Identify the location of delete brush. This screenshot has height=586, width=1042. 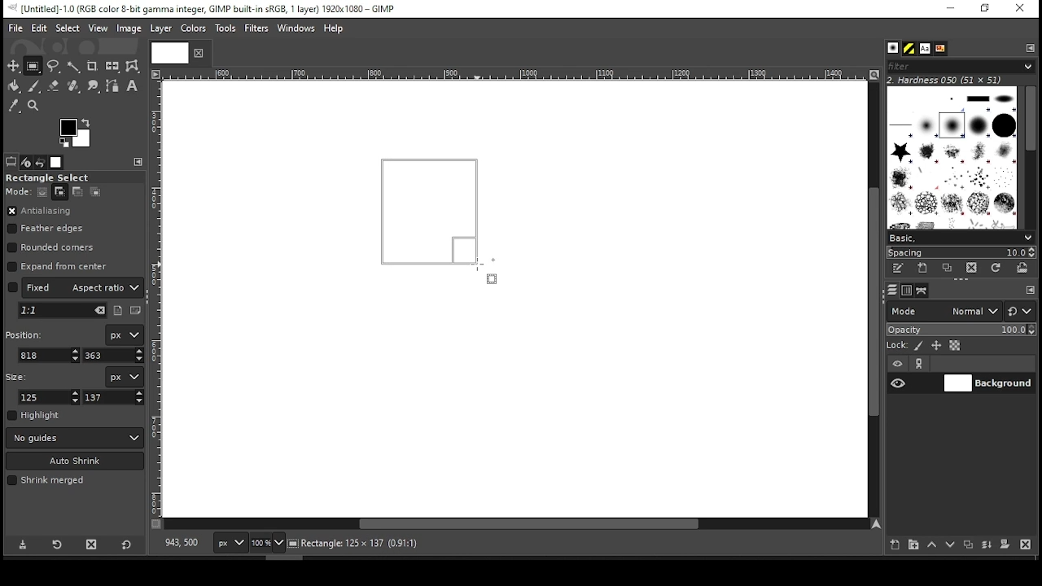
(974, 269).